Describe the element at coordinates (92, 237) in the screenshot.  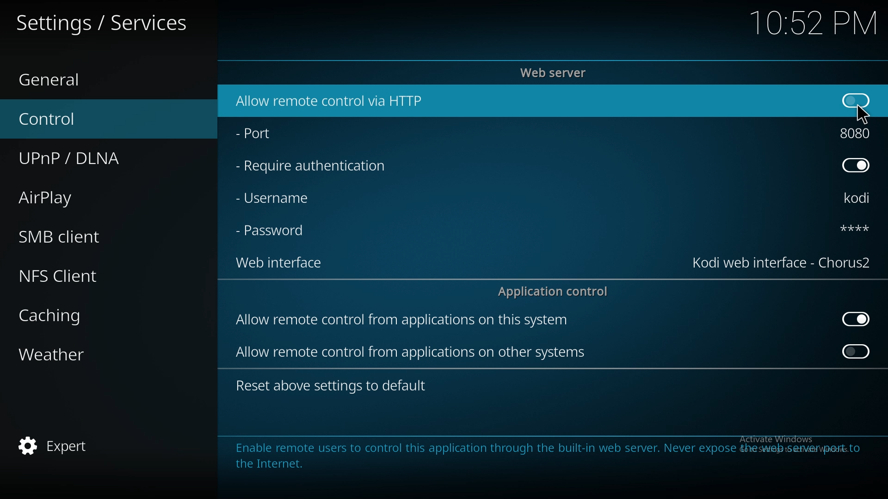
I see `smb client` at that location.